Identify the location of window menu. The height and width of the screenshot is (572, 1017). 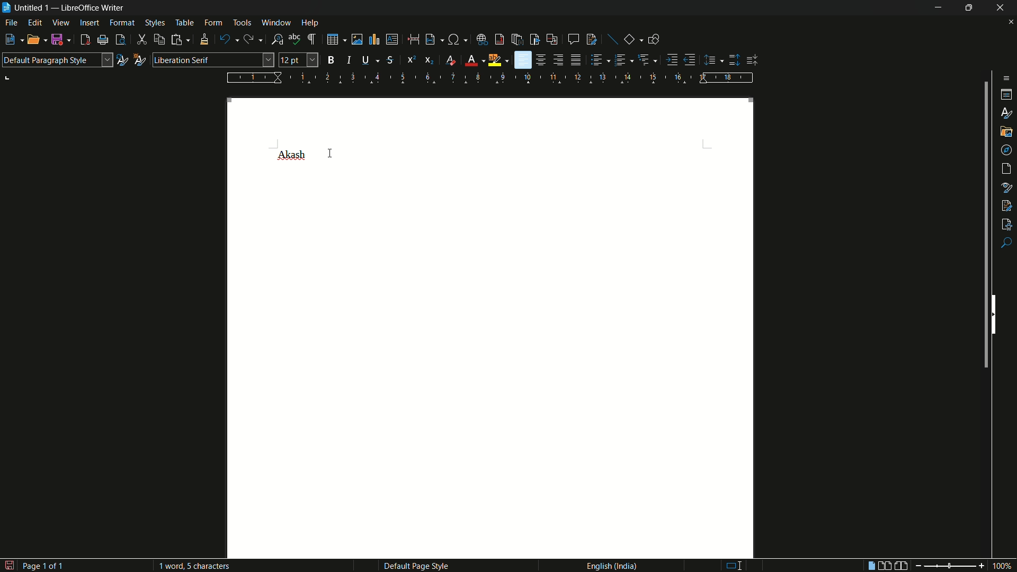
(276, 22).